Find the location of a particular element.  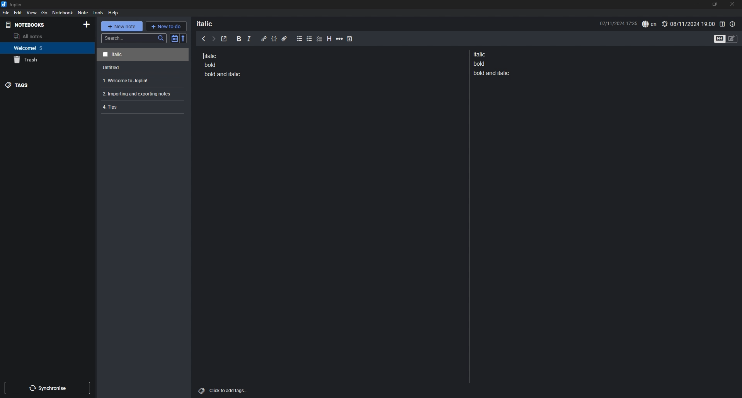

bullet list is located at coordinates (299, 39).